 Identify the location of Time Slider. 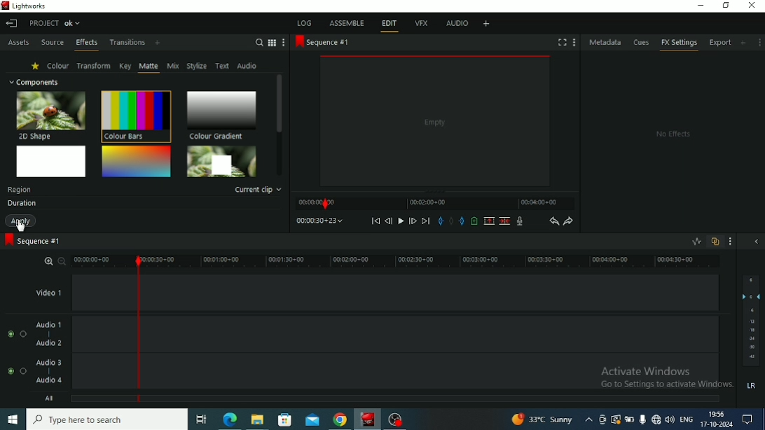
(434, 203).